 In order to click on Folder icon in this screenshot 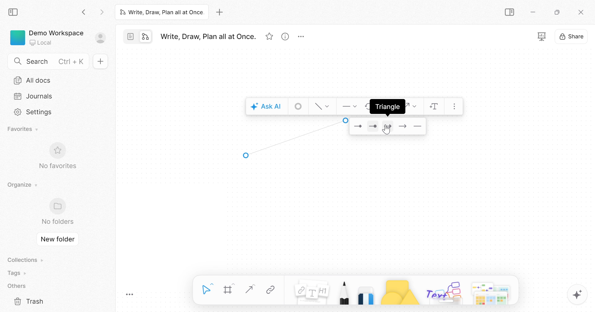, I will do `click(59, 206)`.